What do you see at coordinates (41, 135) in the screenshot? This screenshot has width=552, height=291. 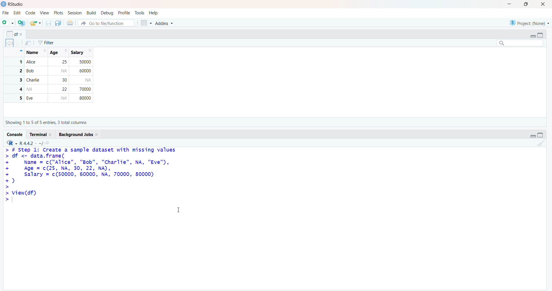 I see `Terminal` at bounding box center [41, 135].